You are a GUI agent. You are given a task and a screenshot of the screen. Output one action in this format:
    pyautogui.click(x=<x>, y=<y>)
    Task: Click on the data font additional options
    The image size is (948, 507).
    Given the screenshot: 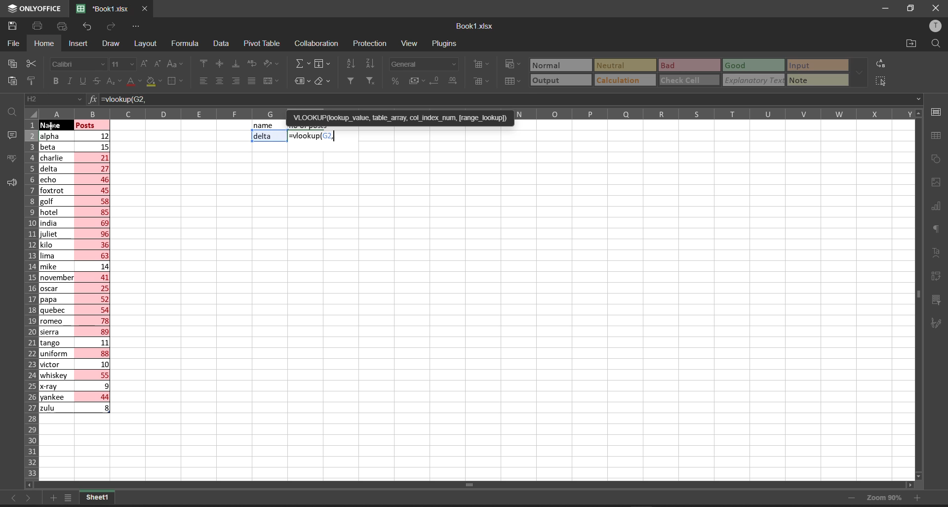 What is the action you would take?
    pyautogui.click(x=859, y=70)
    